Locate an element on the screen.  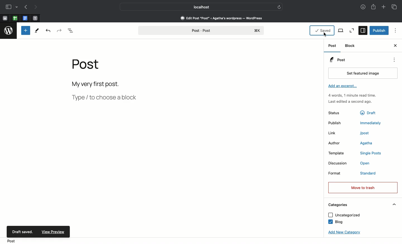
Template is located at coordinates (339, 153).